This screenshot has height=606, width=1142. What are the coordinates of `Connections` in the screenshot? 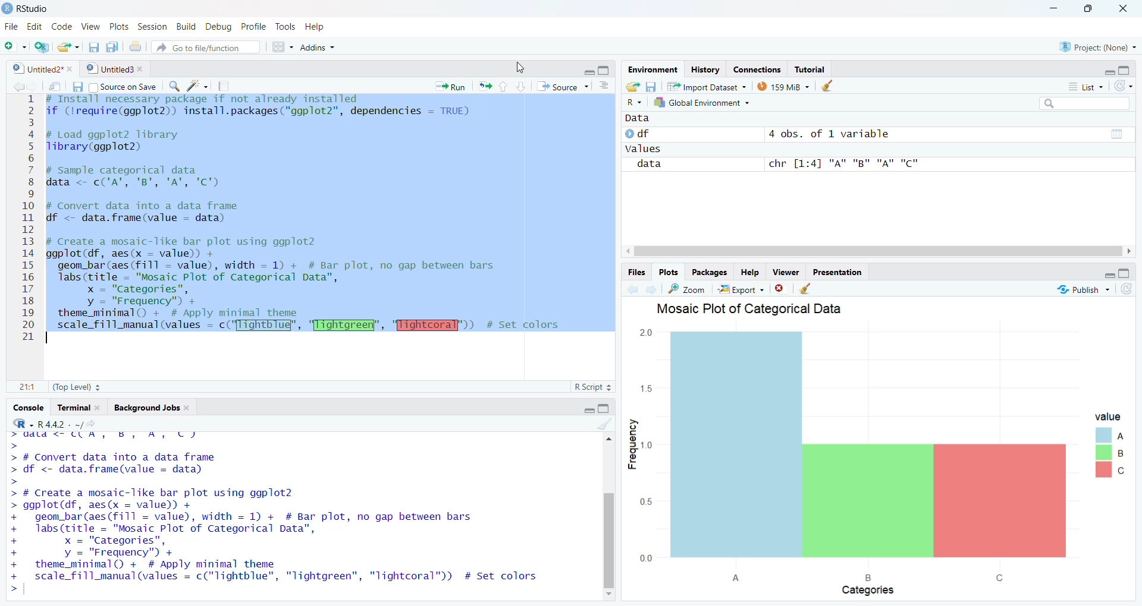 It's located at (758, 70).